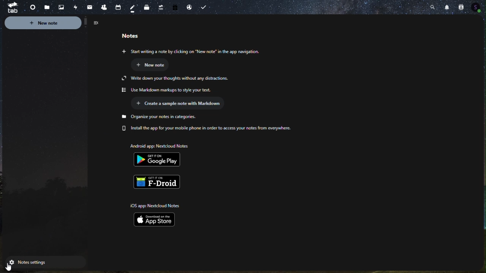 The width and height of the screenshot is (486, 273). Describe the element at coordinates (89, 6) in the screenshot. I see `` at that location.